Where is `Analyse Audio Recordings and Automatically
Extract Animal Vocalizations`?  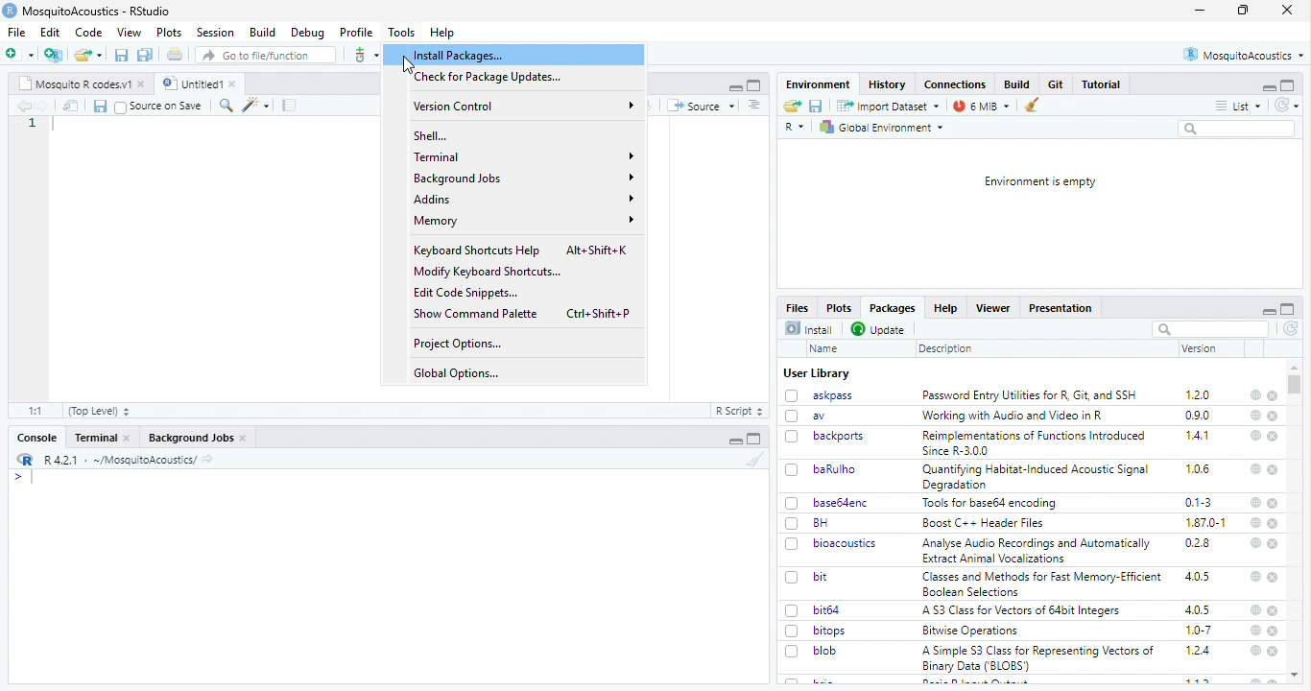
Analyse Audio Recordings and Automatically
Extract Animal Vocalizations is located at coordinates (1038, 550).